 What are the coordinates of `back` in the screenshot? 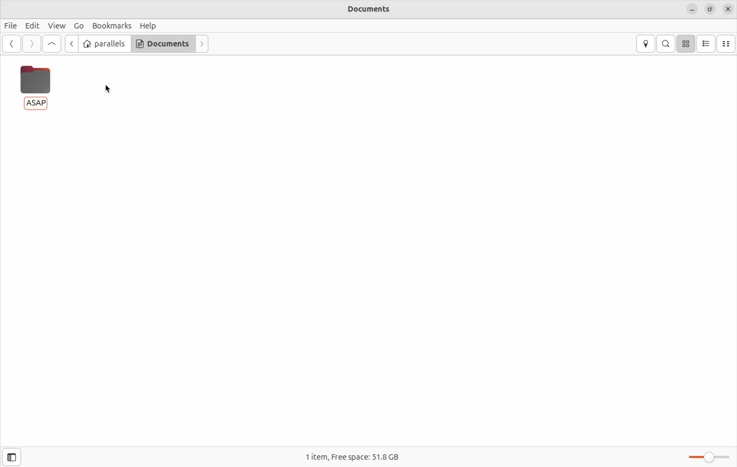 It's located at (12, 45).